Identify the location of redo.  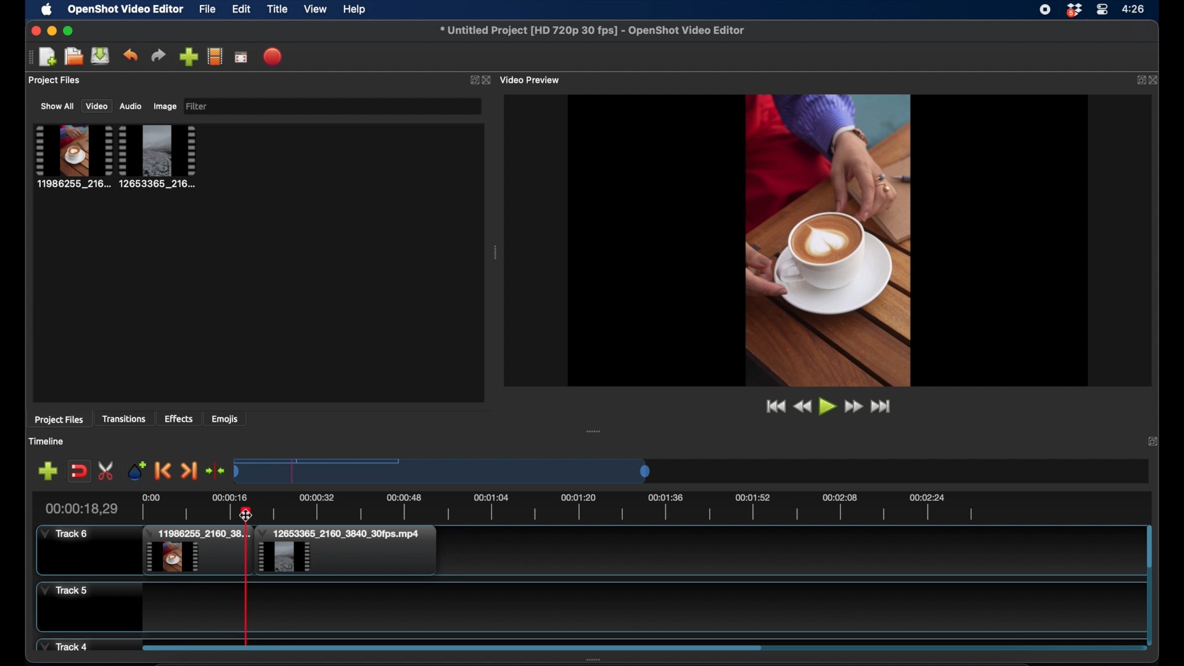
(158, 55).